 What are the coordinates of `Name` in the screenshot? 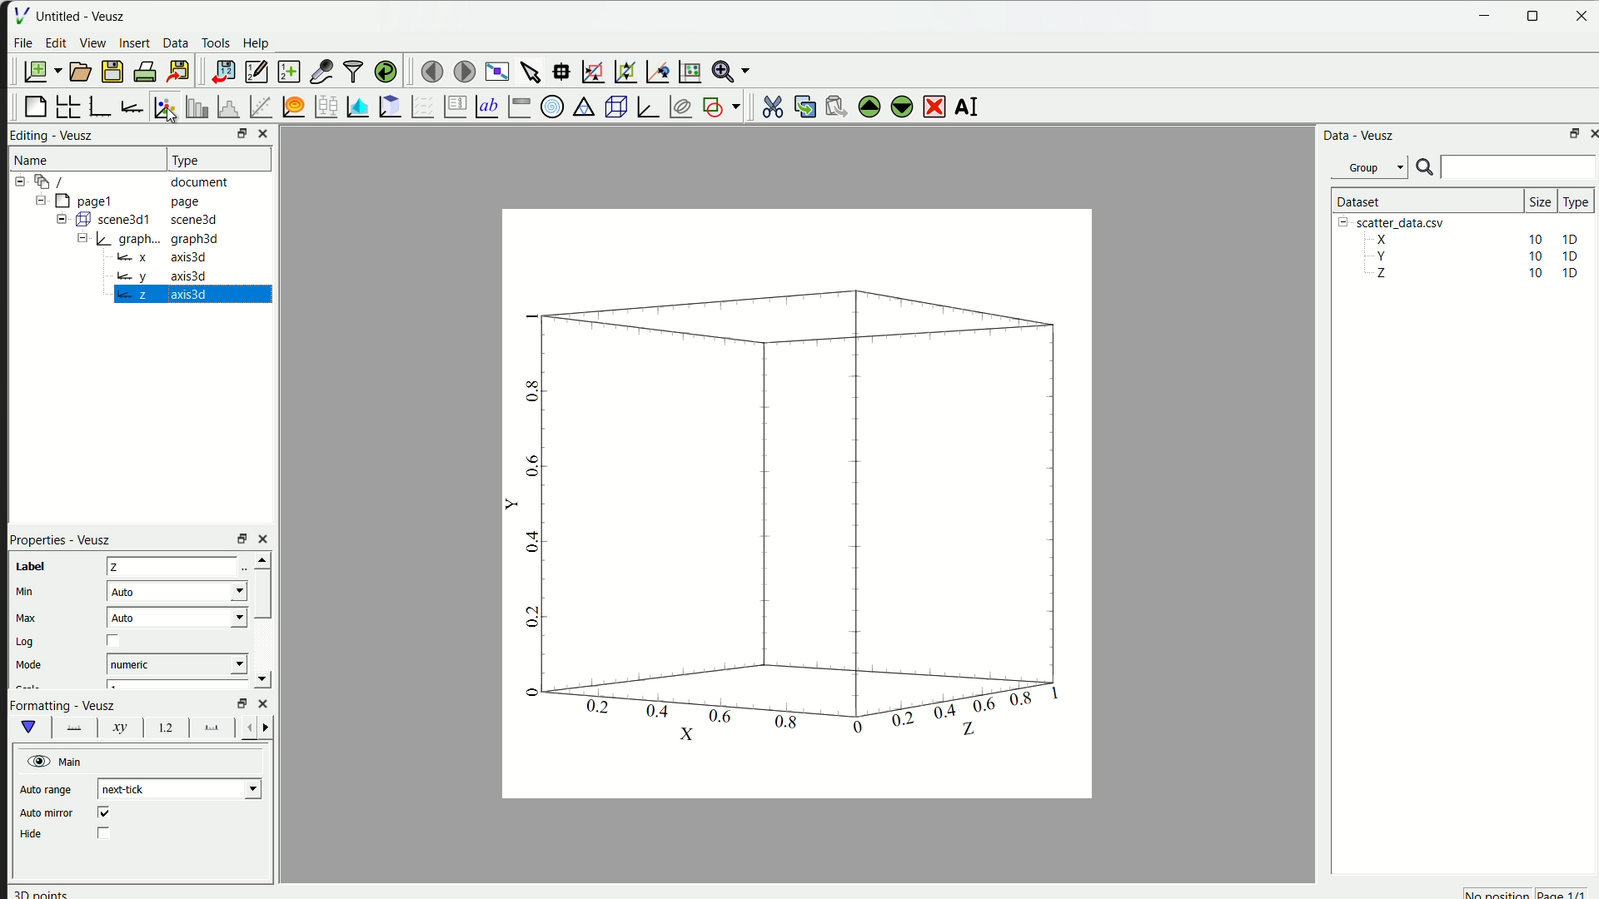 It's located at (33, 157).